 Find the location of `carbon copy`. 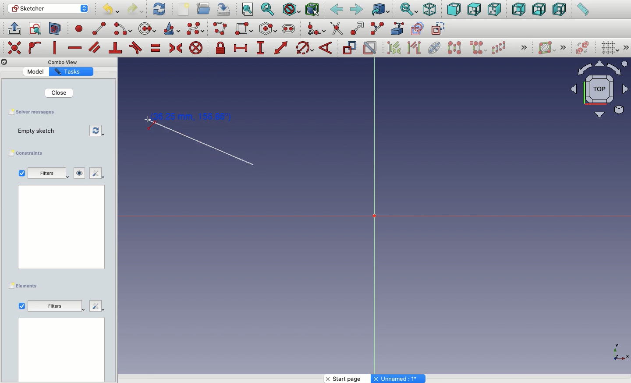

carbon copy is located at coordinates (419, 29).